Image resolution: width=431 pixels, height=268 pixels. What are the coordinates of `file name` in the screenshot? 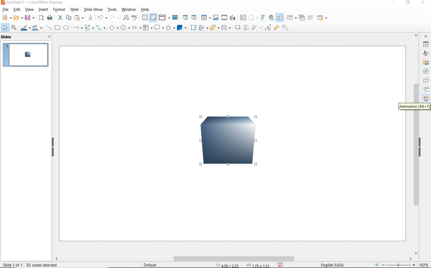 It's located at (33, 3).